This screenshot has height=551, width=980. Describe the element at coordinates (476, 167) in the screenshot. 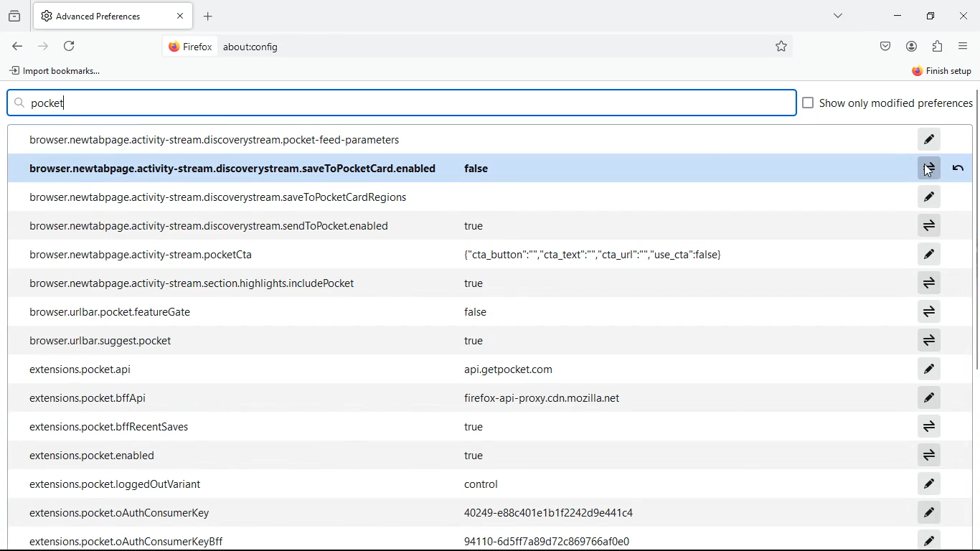

I see `false` at that location.